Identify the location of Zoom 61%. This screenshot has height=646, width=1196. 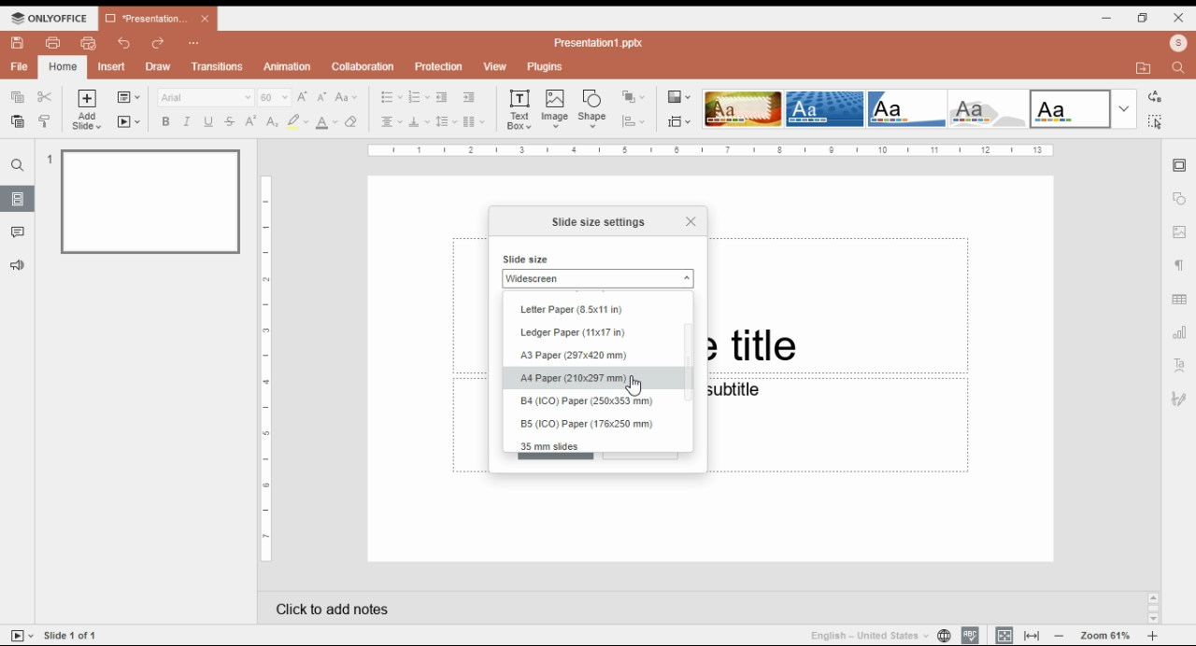
(1107, 634).